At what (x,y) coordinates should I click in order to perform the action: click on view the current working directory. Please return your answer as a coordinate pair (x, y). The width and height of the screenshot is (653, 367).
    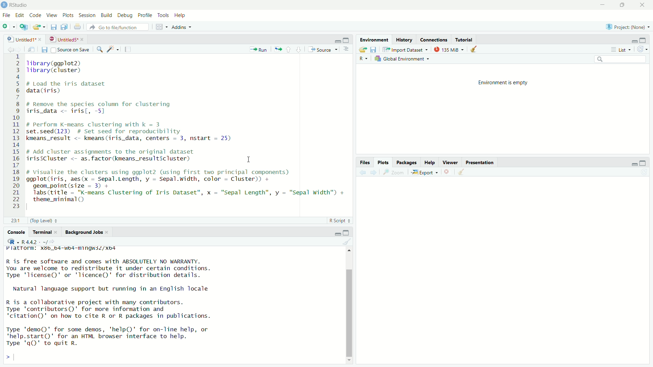
    Looking at the image, I should click on (54, 242).